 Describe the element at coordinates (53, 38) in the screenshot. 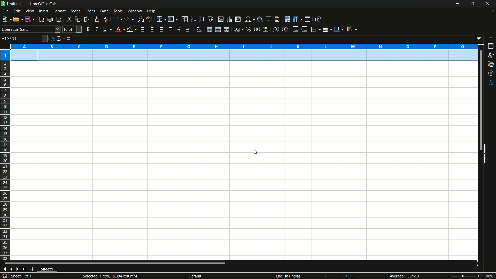

I see `function wizard` at that location.